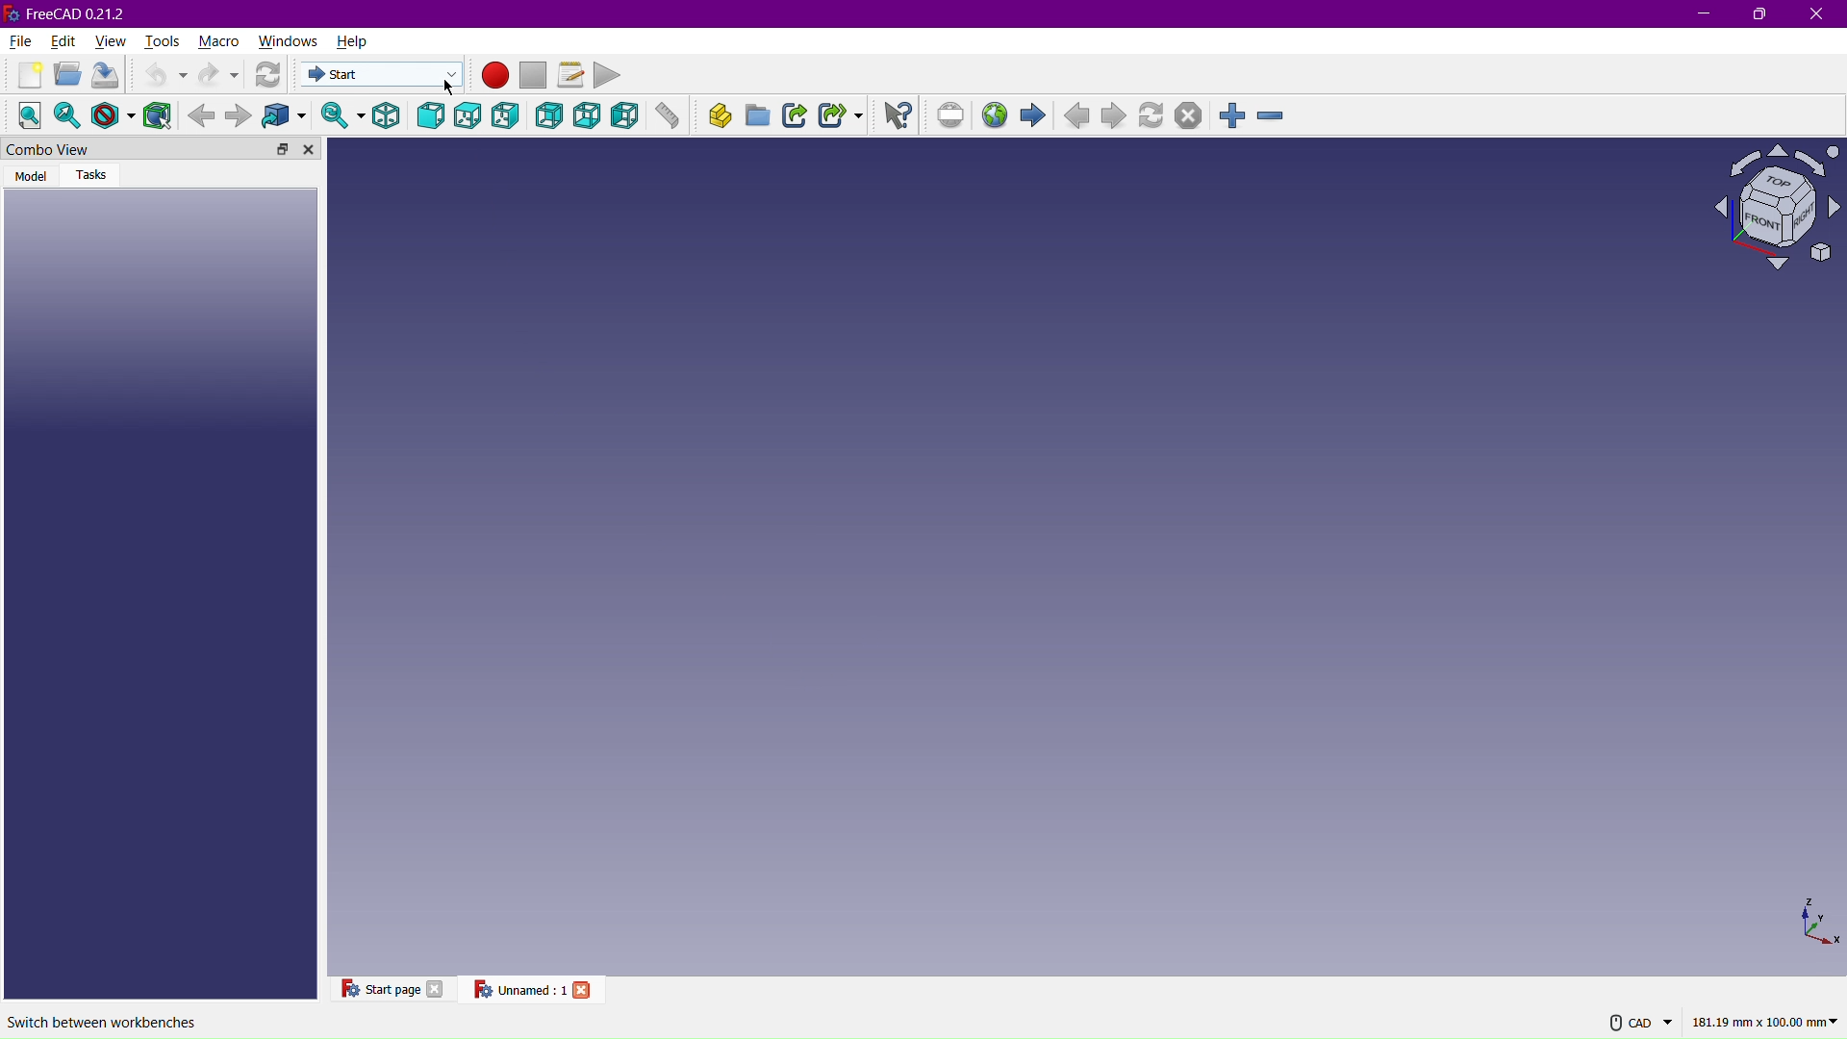 This screenshot has width=1847, height=1039. Describe the element at coordinates (669, 114) in the screenshot. I see `Measure distance` at that location.